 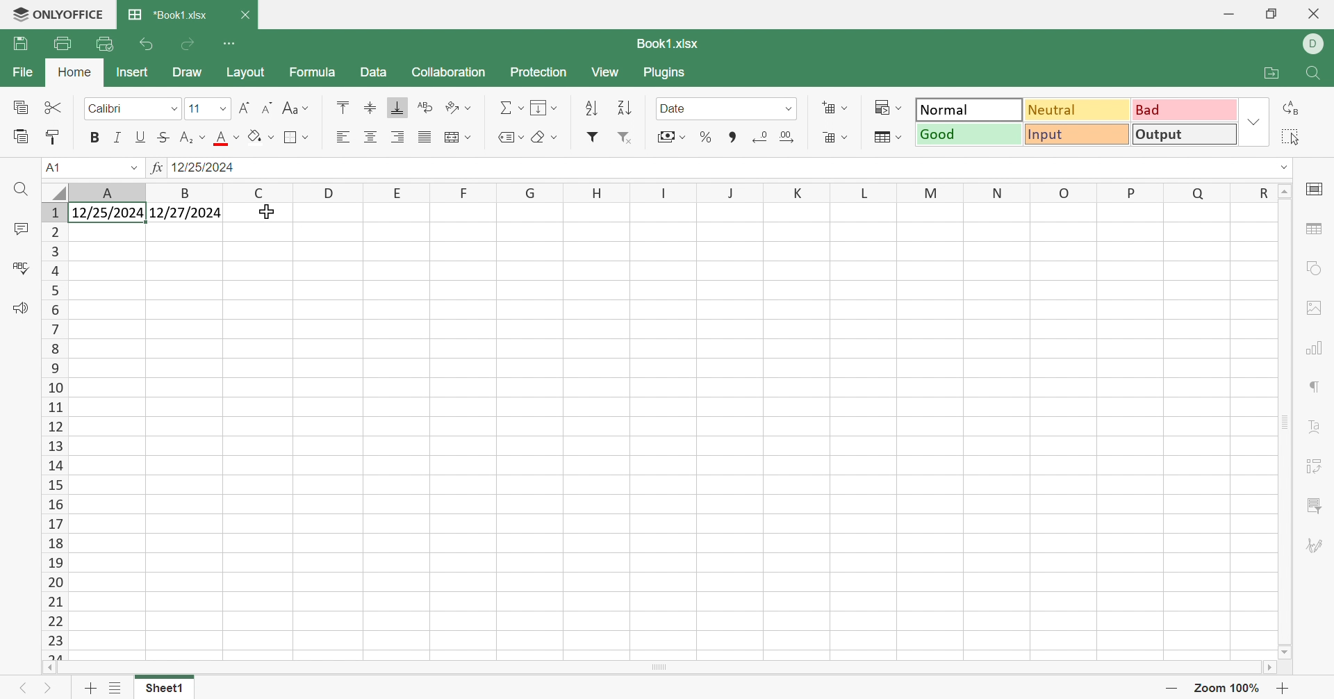 I want to click on Orientation, so click(x=460, y=106).